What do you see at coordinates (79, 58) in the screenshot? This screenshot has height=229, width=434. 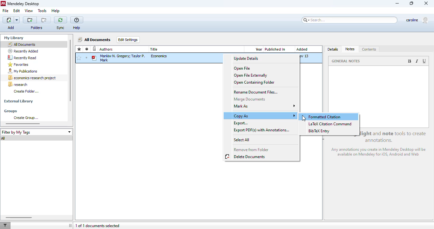 I see `add to favorites` at bounding box center [79, 58].